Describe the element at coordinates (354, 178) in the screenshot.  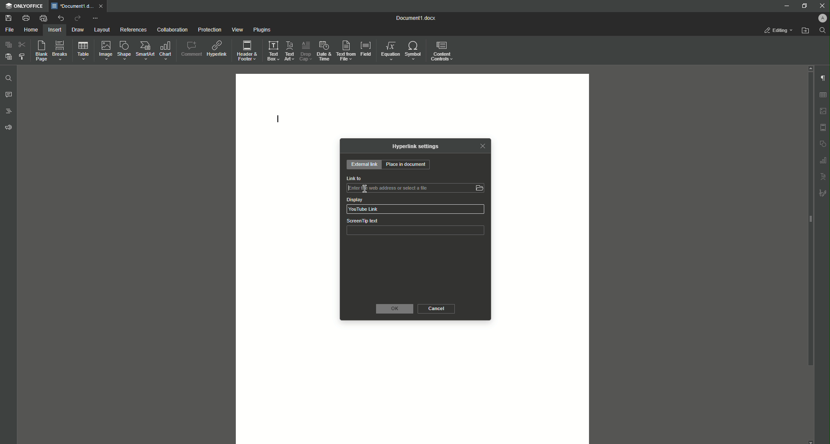
I see `Link to` at that location.